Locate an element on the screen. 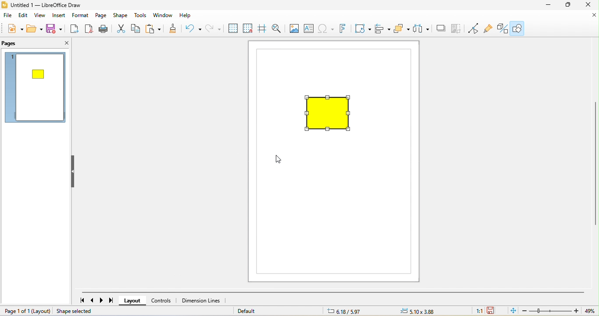  maximize is located at coordinates (567, 6).